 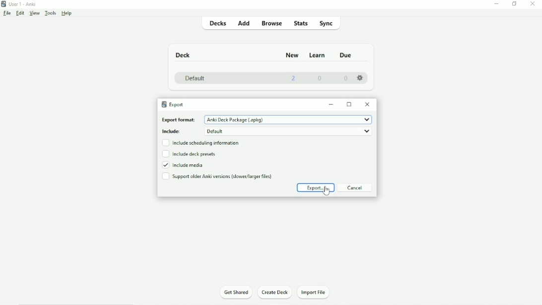 I want to click on Minimize, so click(x=495, y=4).